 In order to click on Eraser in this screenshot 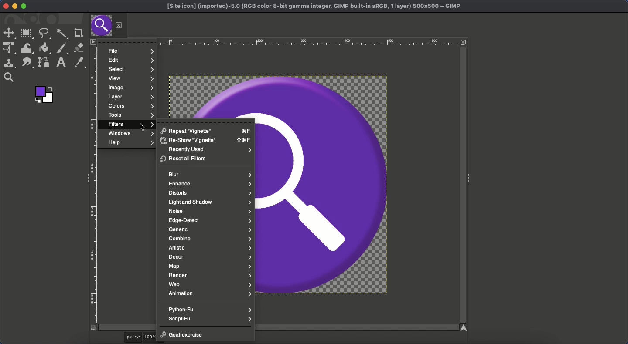, I will do `click(79, 48)`.